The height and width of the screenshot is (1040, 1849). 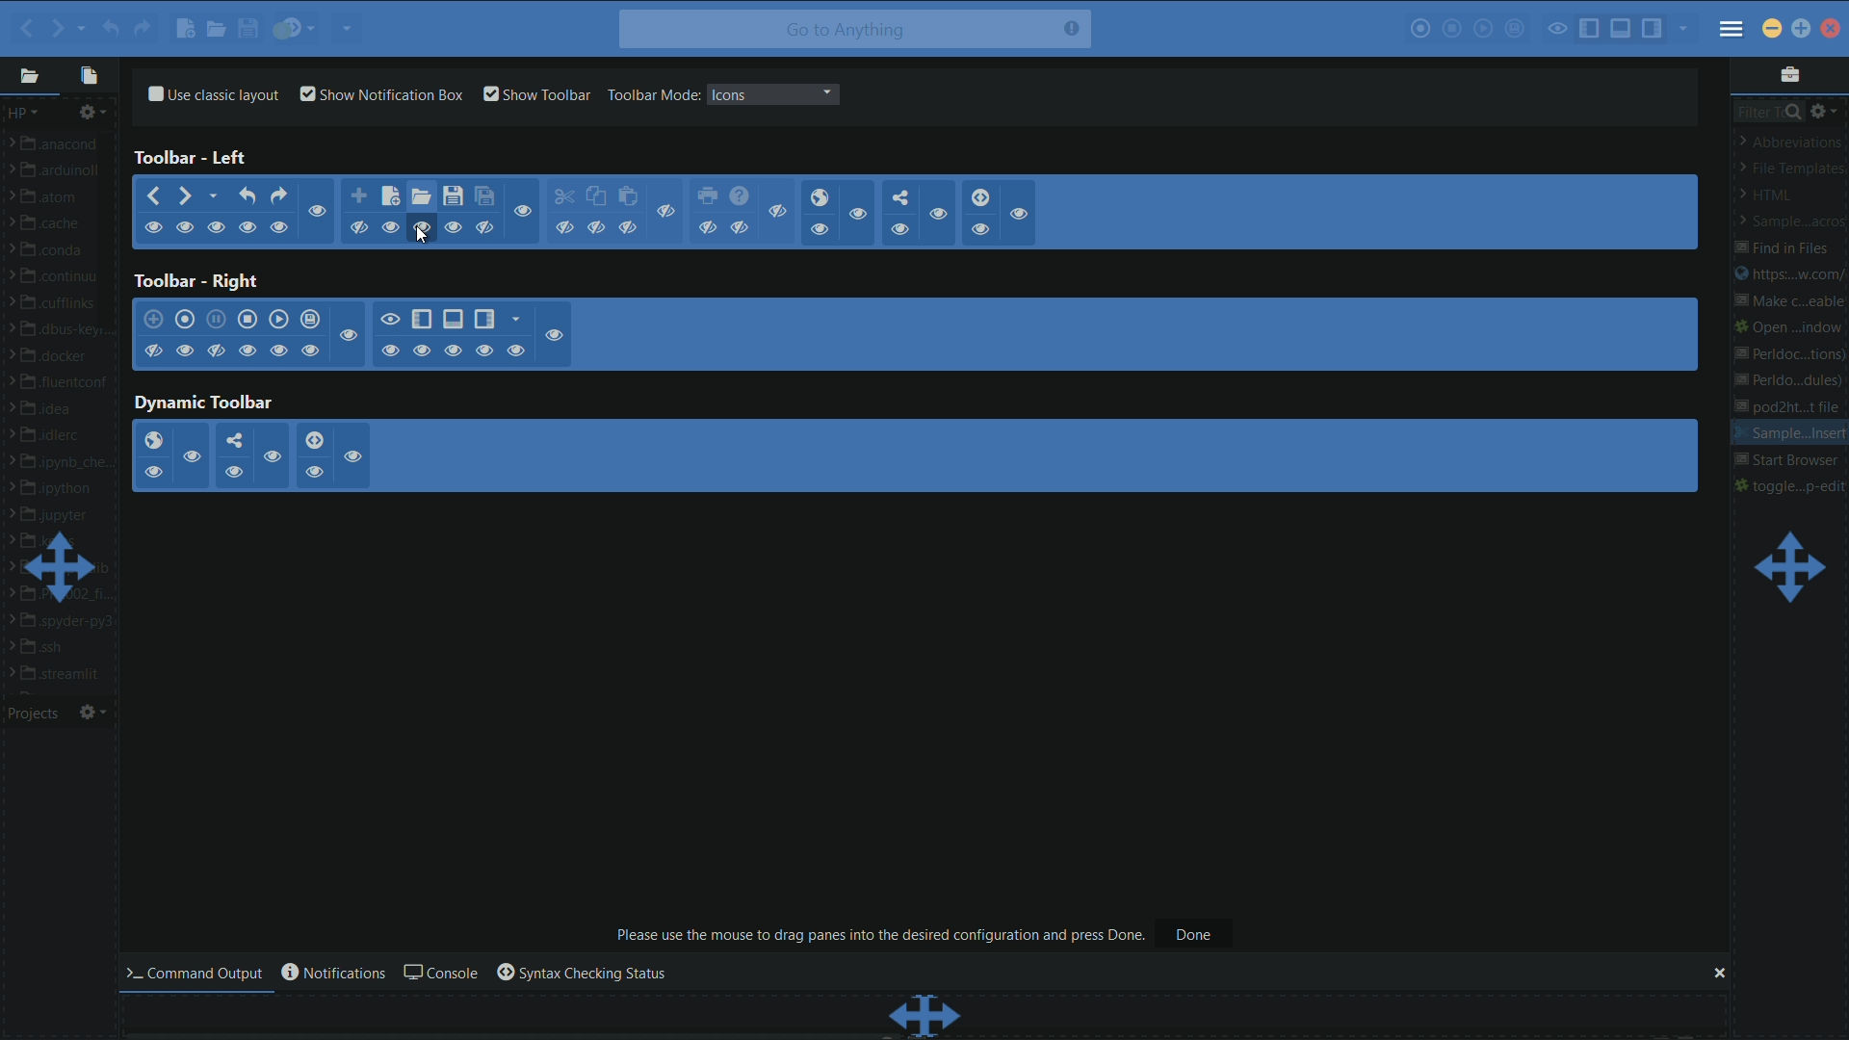 What do you see at coordinates (710, 196) in the screenshot?
I see `print` at bounding box center [710, 196].